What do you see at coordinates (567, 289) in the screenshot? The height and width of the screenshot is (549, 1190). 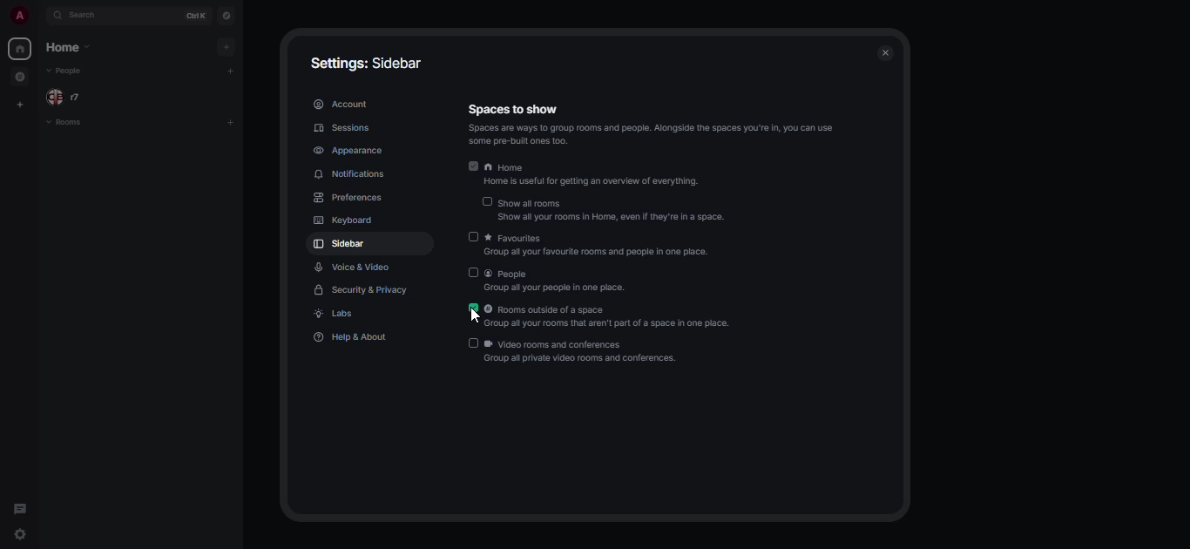 I see `Group all your people in one place.` at bounding box center [567, 289].